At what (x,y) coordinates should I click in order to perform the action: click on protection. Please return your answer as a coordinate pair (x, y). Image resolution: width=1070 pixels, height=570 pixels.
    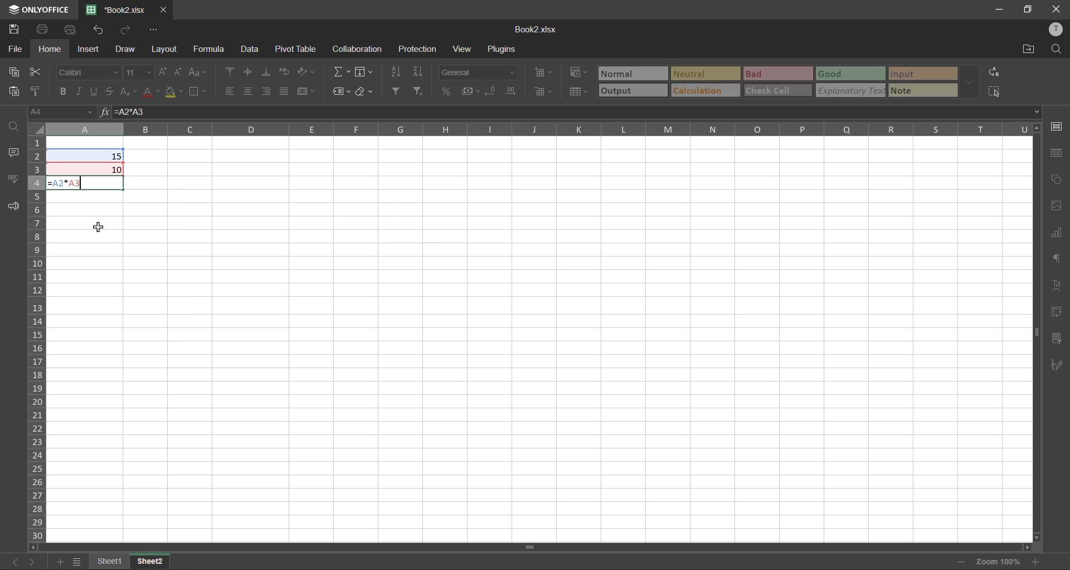
    Looking at the image, I should click on (420, 49).